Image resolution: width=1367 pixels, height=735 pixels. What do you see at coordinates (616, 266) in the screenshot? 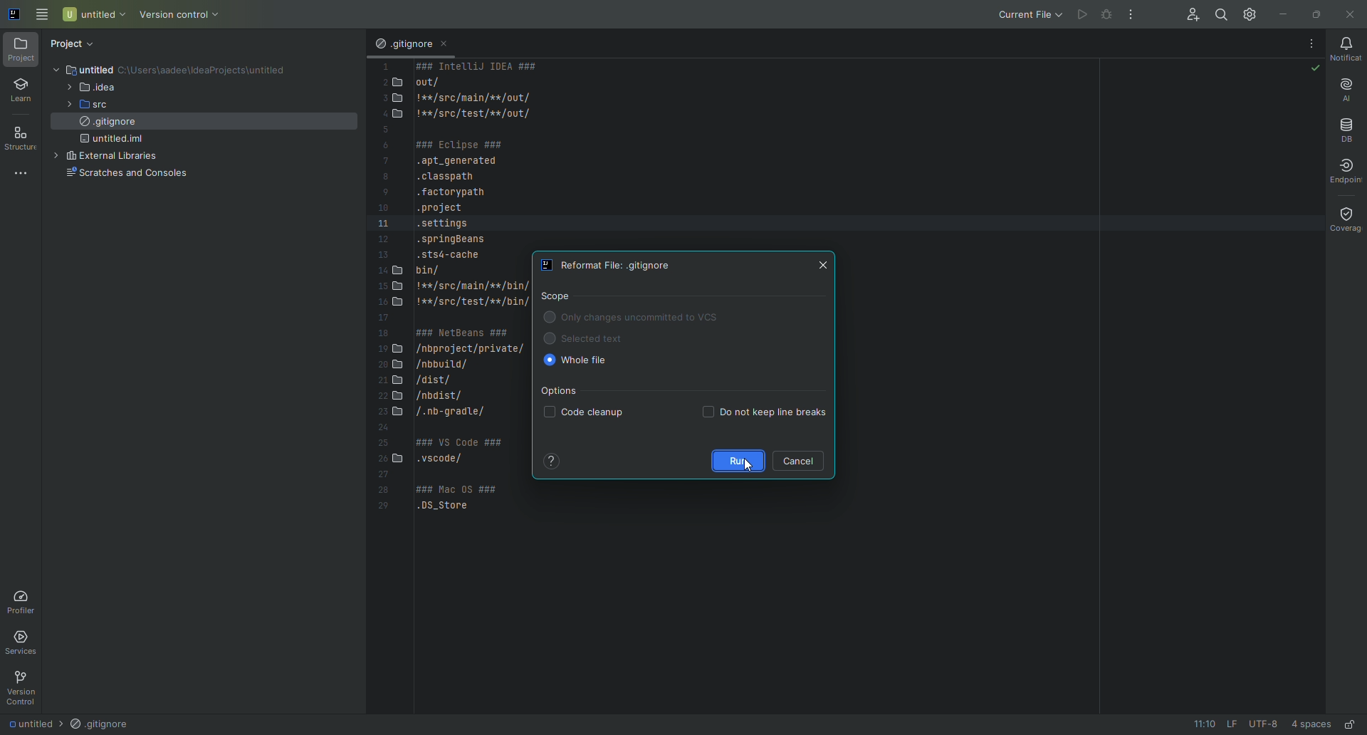
I see `Reformat File: .gitigmore` at bounding box center [616, 266].